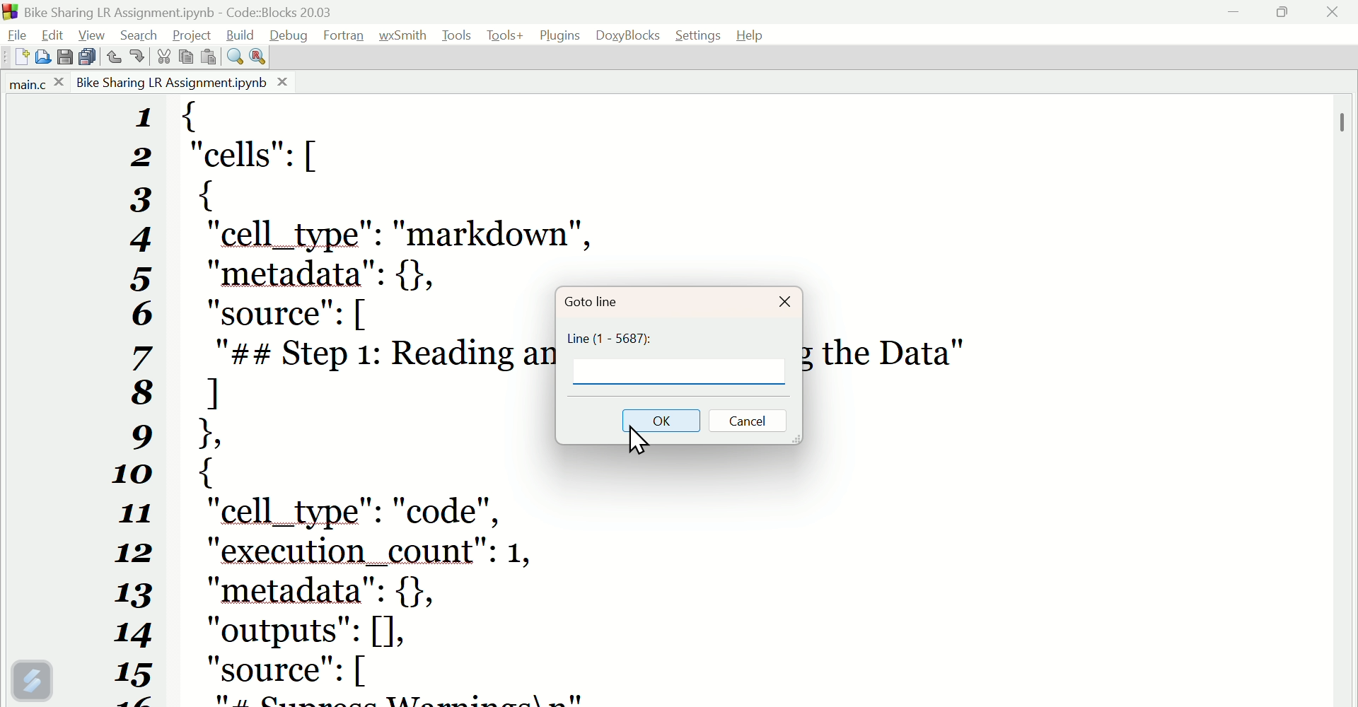 The height and width of the screenshot is (707, 1358). Describe the element at coordinates (46, 57) in the screenshot. I see `Open` at that location.